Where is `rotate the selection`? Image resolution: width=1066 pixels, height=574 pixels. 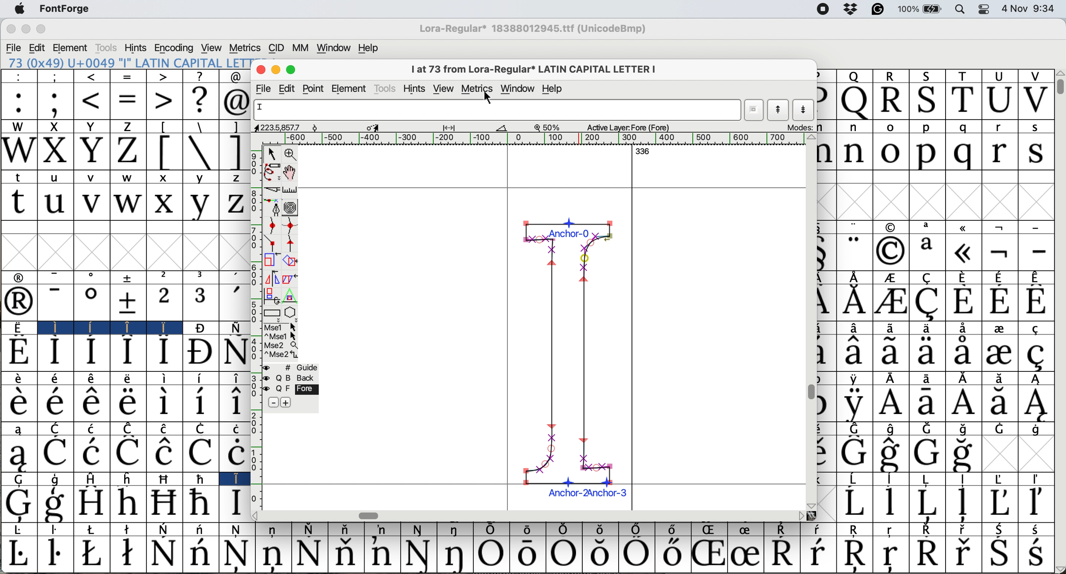 rotate the selection is located at coordinates (290, 261).